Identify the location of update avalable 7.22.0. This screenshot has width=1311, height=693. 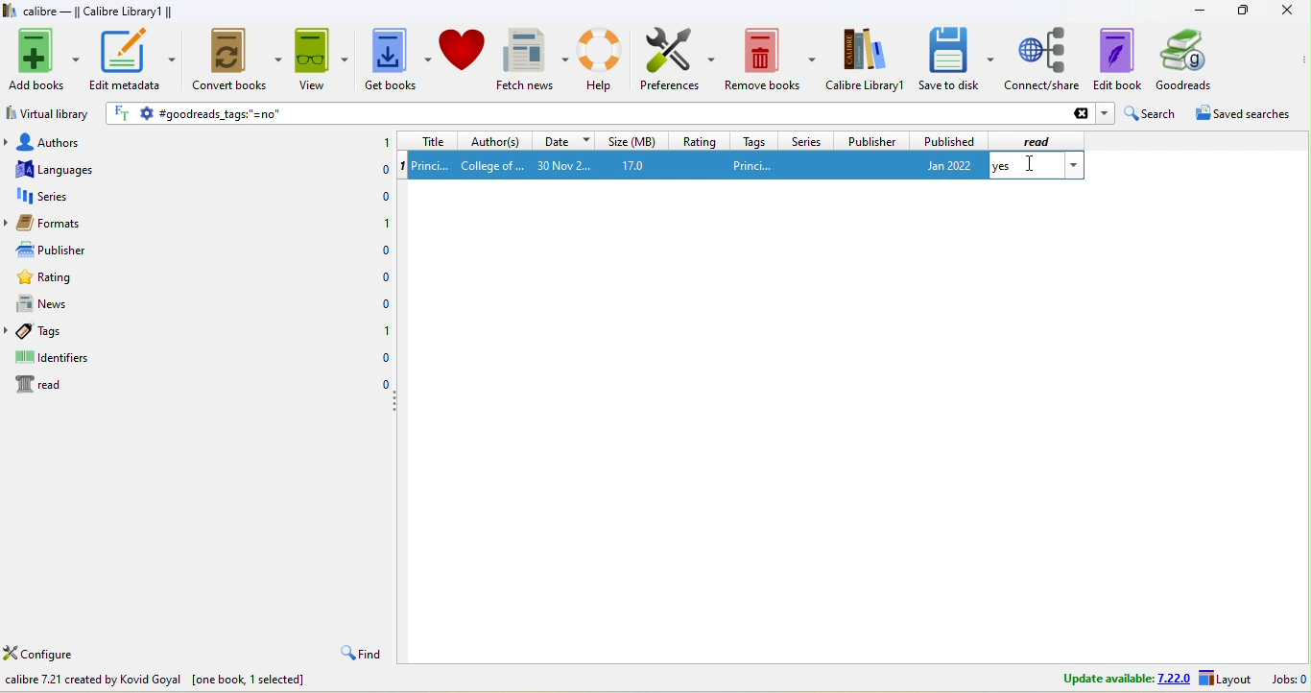
(1121, 679).